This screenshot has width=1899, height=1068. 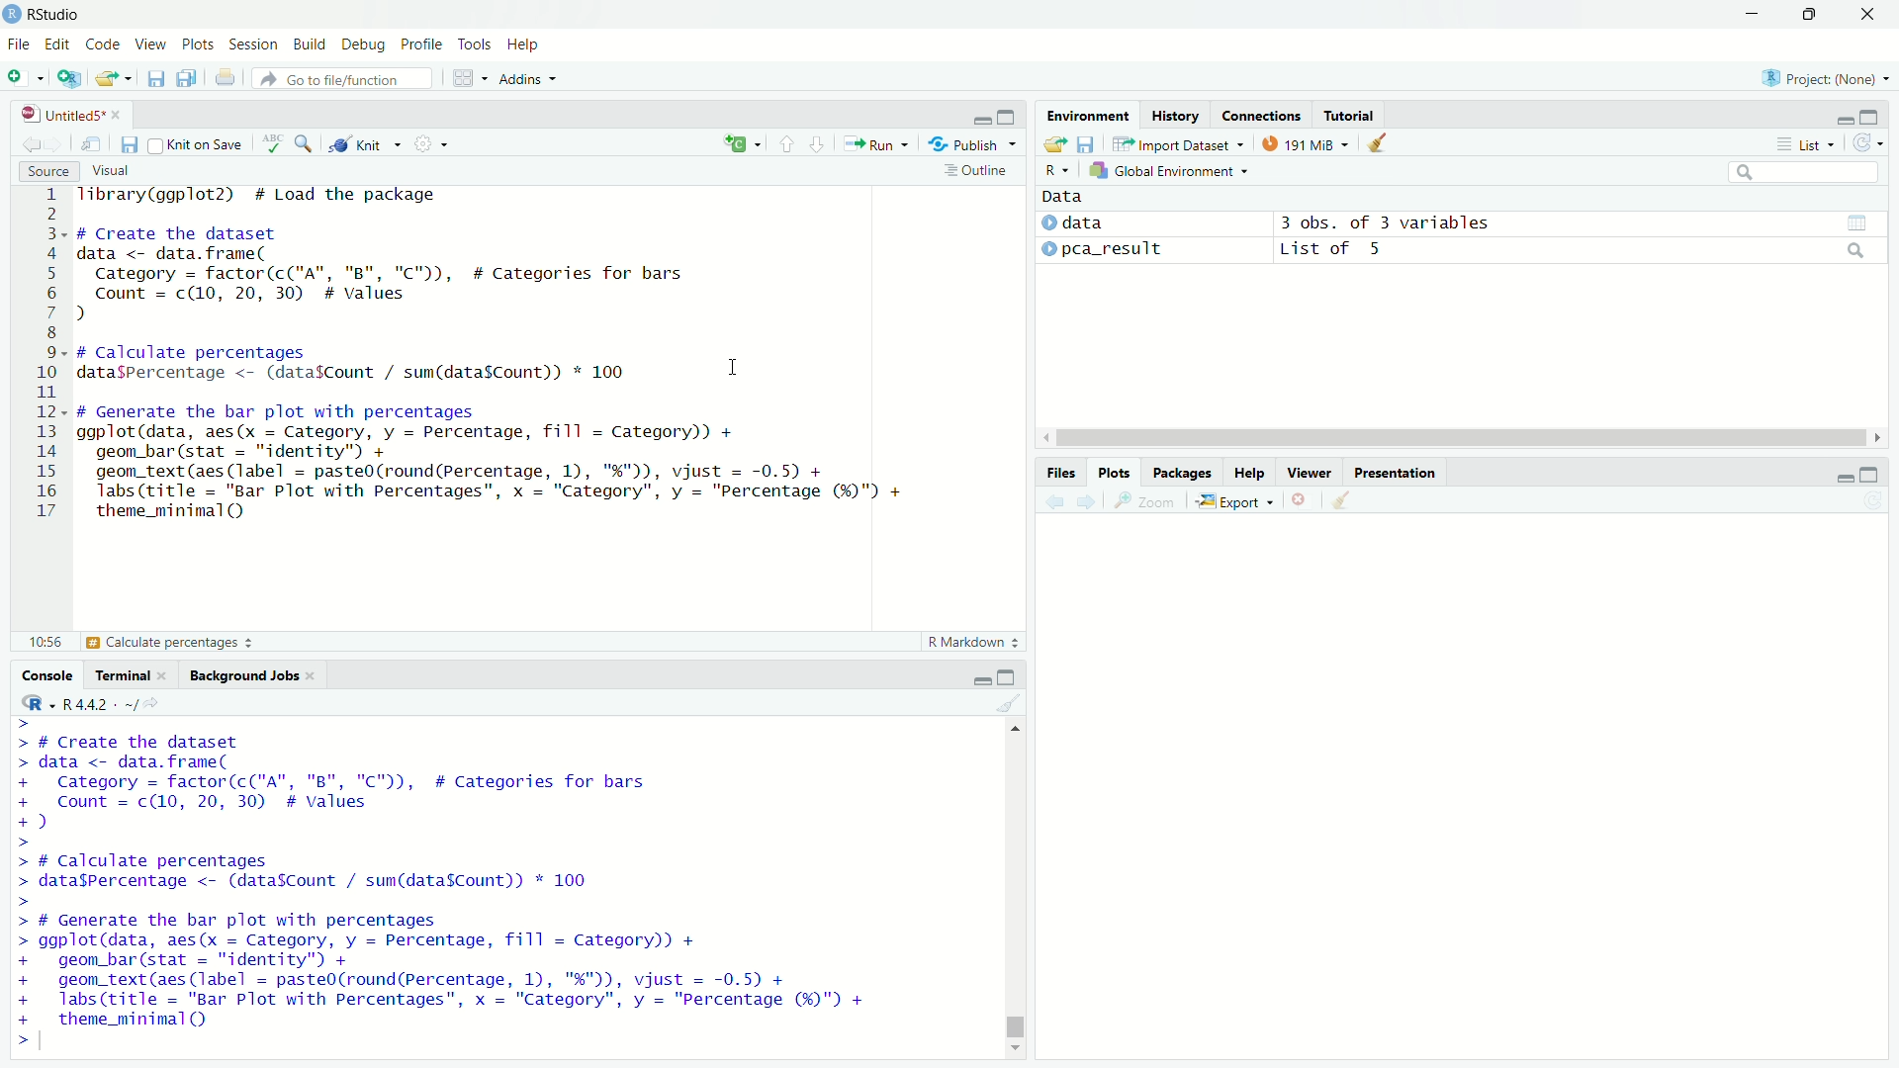 What do you see at coordinates (315, 46) in the screenshot?
I see `build` at bounding box center [315, 46].